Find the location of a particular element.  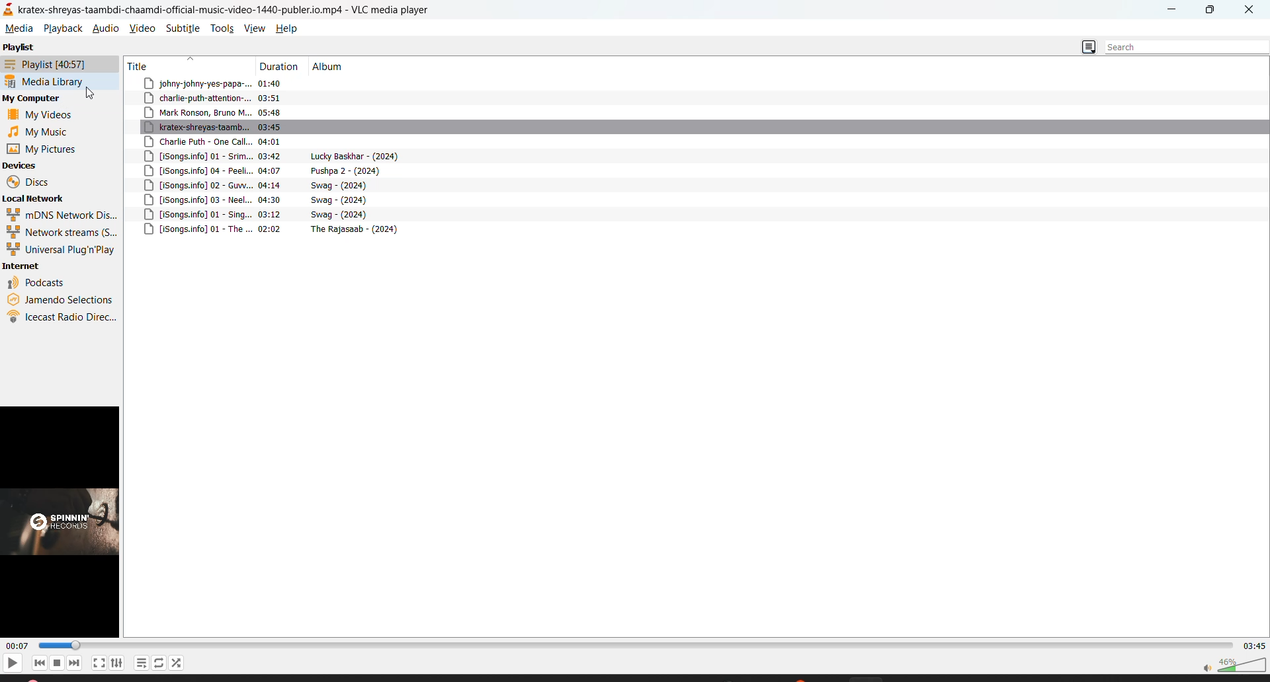

playlist is located at coordinates (24, 47).